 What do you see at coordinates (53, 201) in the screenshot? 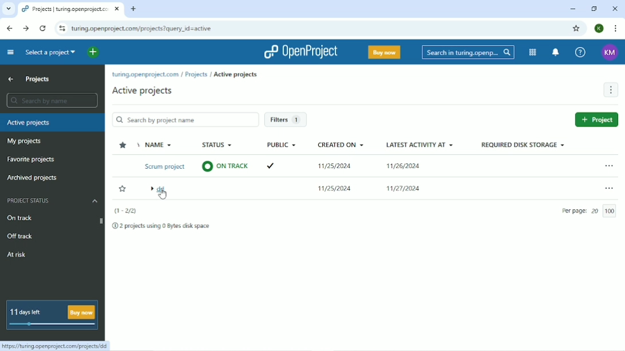
I see `Project status` at bounding box center [53, 201].